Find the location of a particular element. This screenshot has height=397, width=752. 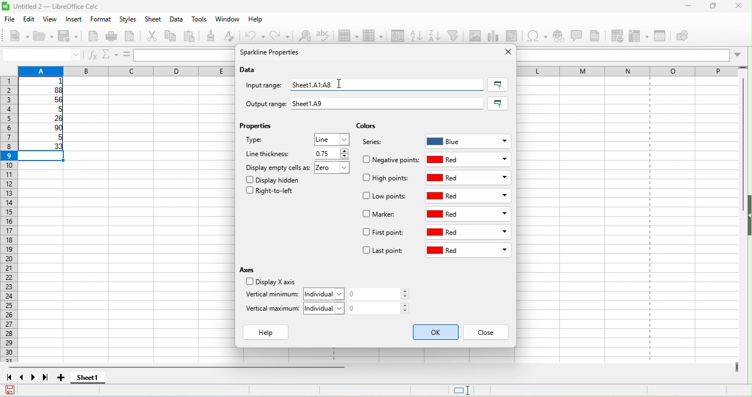

paste is located at coordinates (192, 37).